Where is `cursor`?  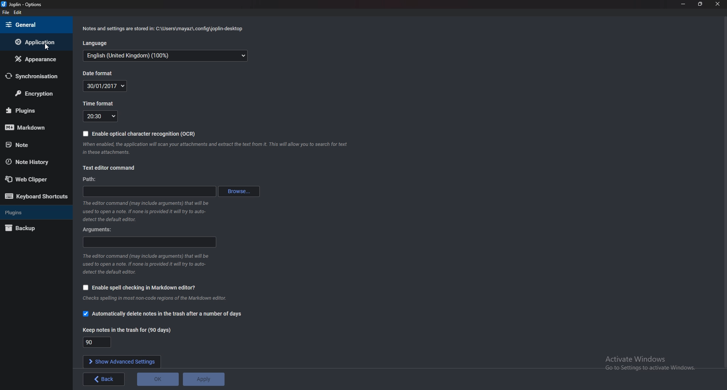
cursor is located at coordinates (48, 47).